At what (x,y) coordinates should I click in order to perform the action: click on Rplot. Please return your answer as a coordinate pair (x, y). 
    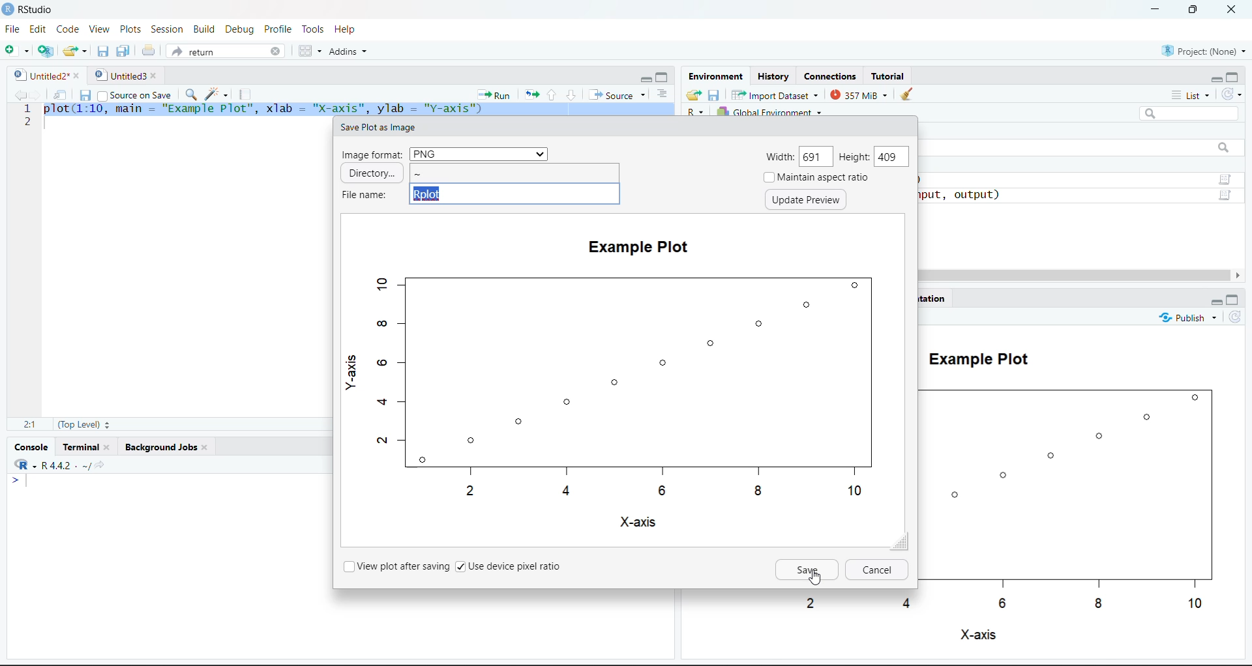
    Looking at the image, I should click on (515, 194).